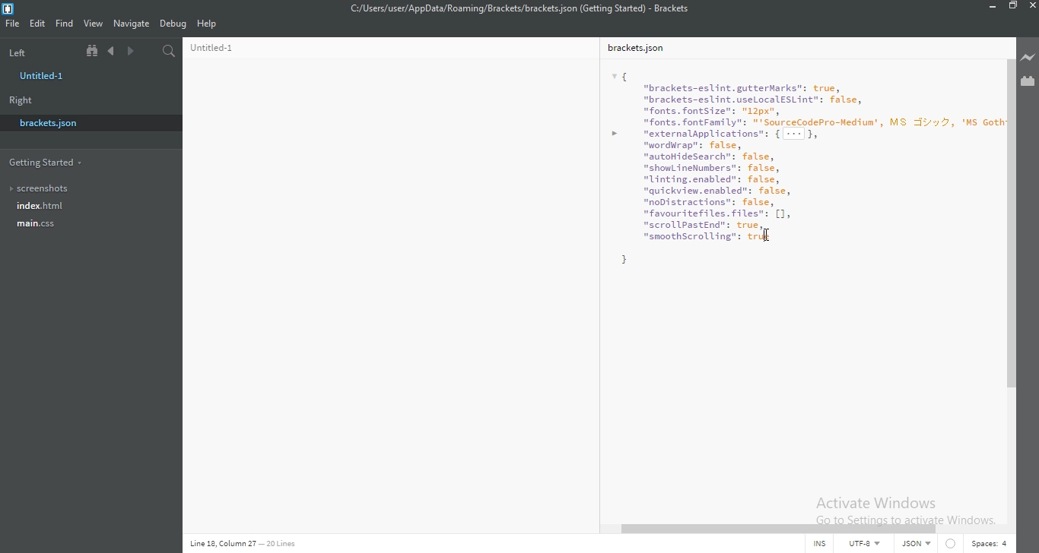  What do you see at coordinates (868, 545) in the screenshot?
I see ` UTF-8` at bounding box center [868, 545].